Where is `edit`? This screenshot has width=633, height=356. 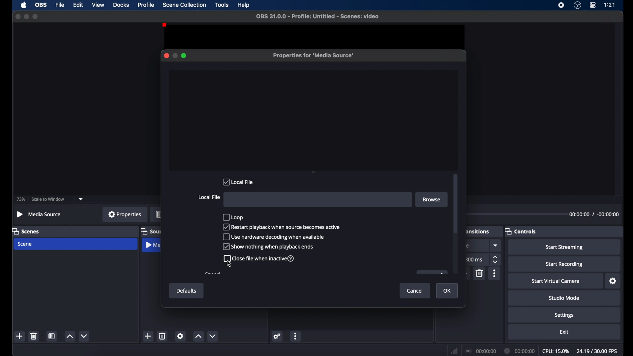 edit is located at coordinates (78, 5).